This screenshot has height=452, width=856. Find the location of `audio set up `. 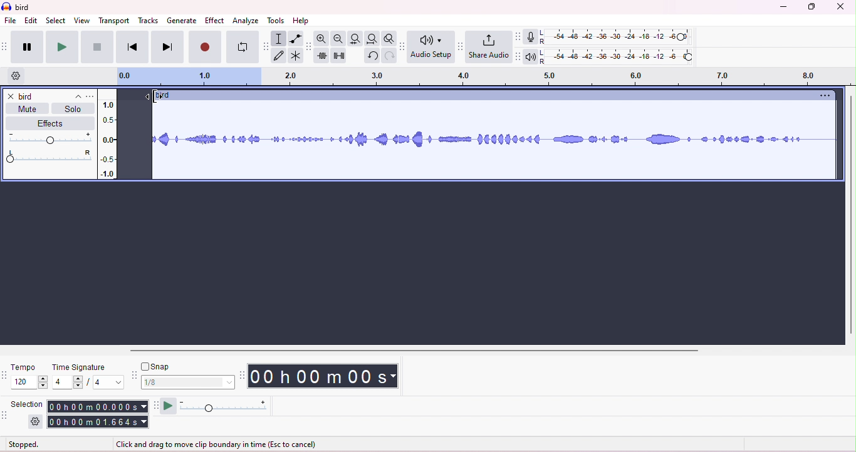

audio set up  is located at coordinates (432, 48).